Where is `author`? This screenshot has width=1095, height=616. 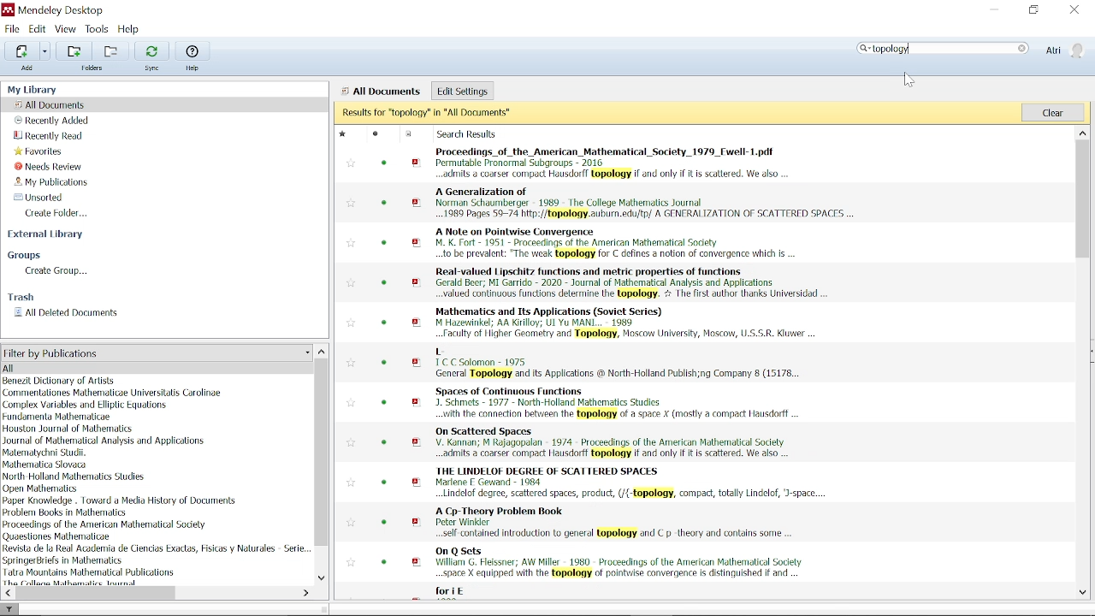 author is located at coordinates (61, 536).